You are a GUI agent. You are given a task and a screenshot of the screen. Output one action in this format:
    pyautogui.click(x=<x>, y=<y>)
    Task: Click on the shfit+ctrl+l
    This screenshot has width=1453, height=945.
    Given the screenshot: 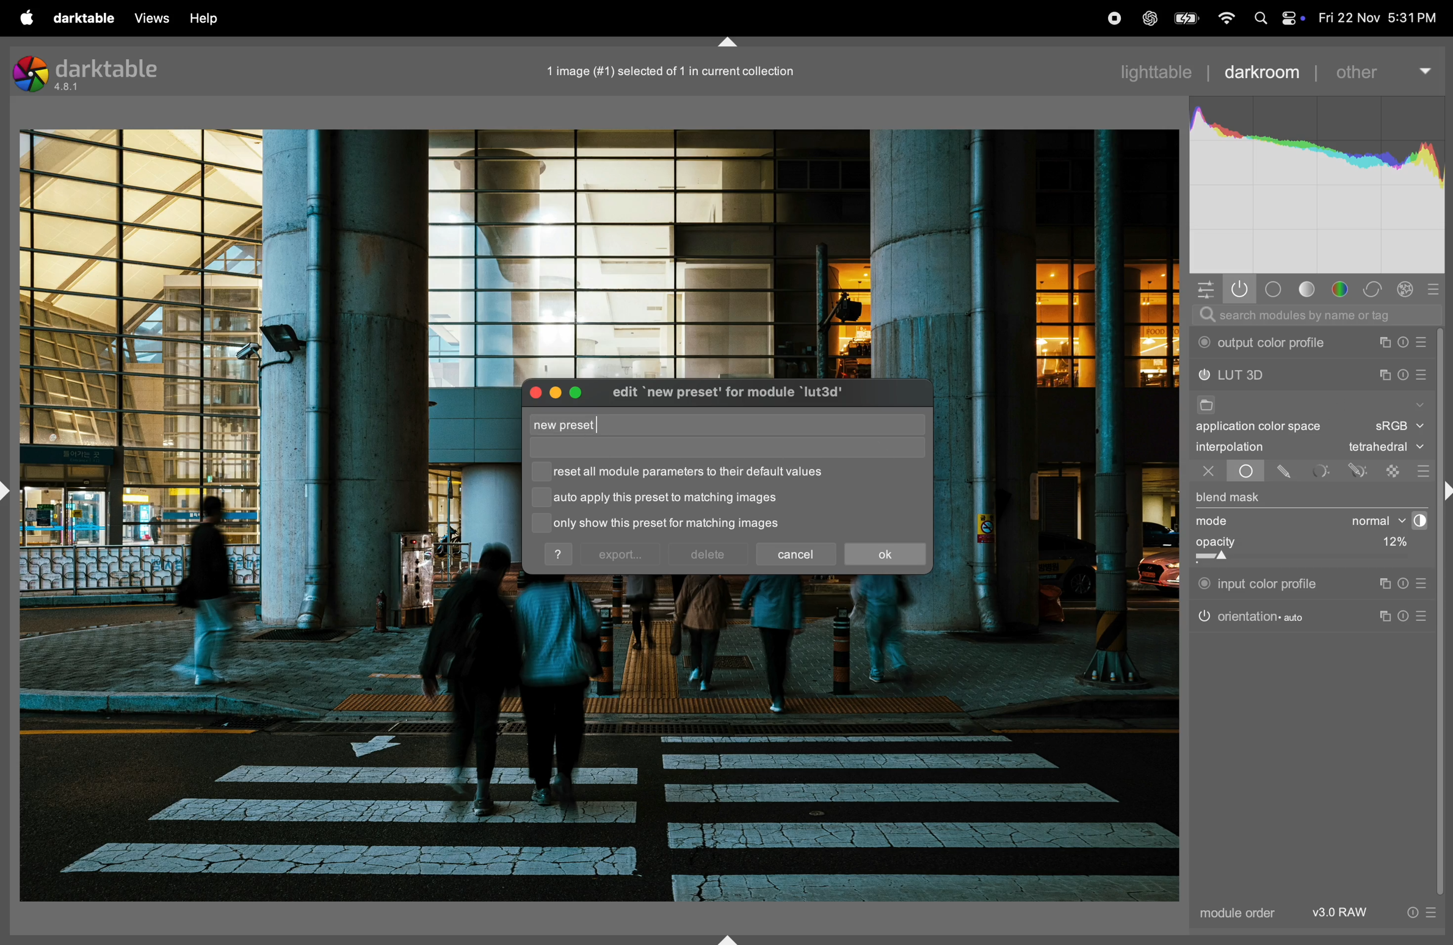 What is the action you would take?
    pyautogui.click(x=10, y=491)
    